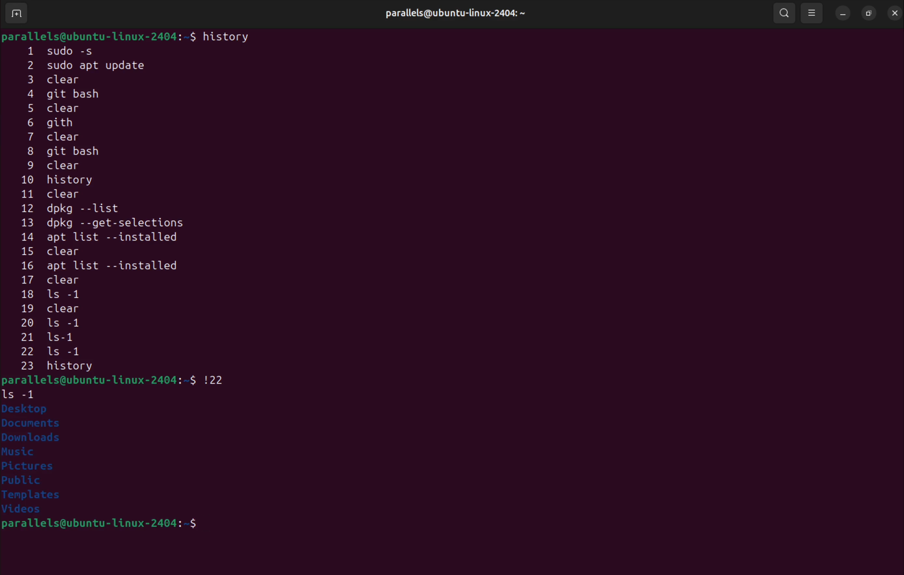 This screenshot has height=575, width=904. I want to click on add terminal, so click(17, 14).